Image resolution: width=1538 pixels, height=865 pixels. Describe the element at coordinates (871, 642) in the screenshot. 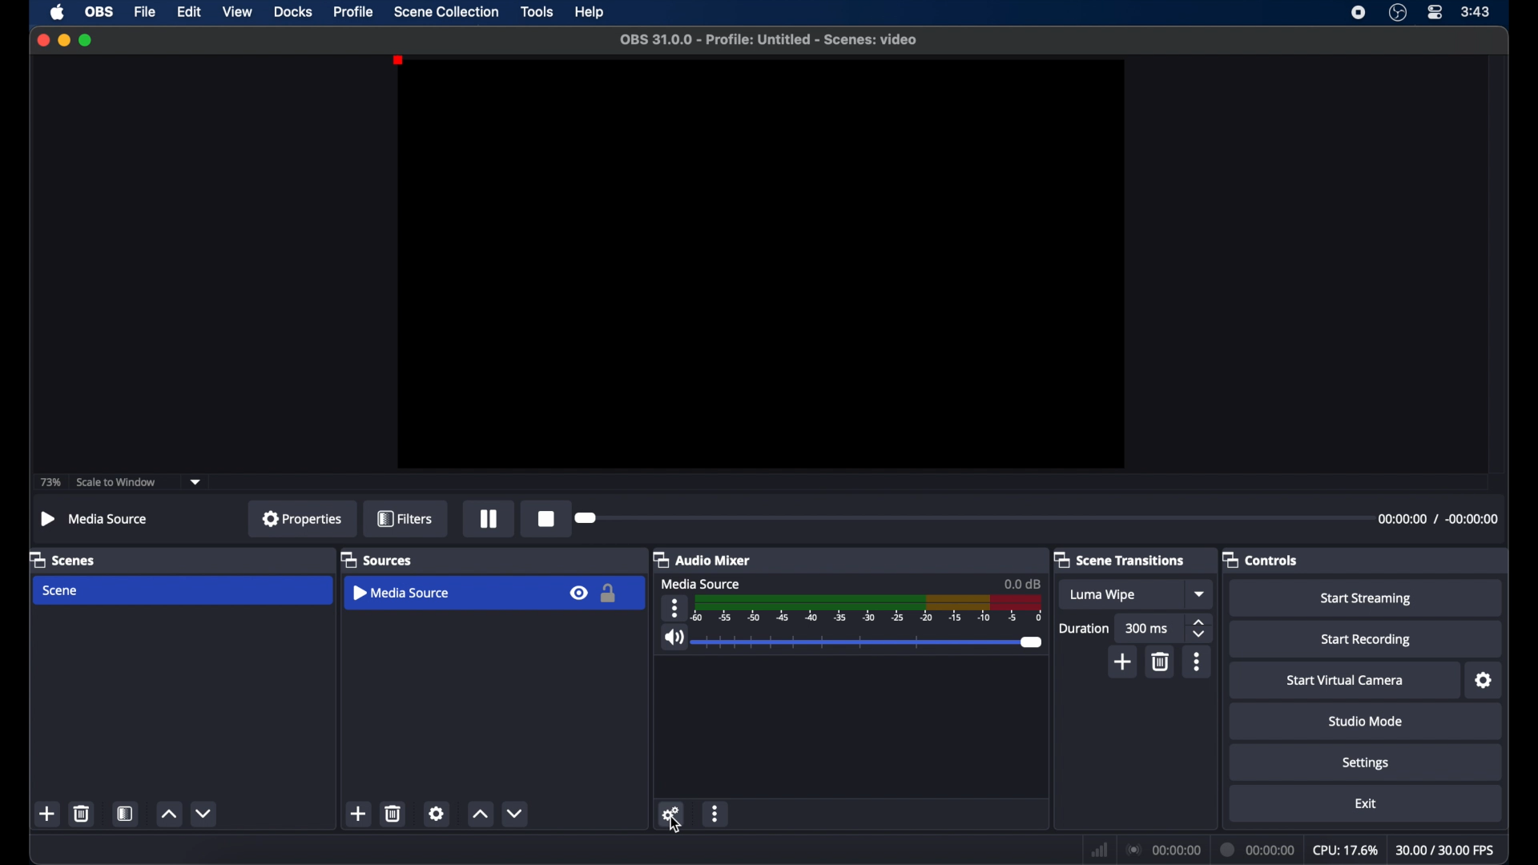

I see `slider` at that location.